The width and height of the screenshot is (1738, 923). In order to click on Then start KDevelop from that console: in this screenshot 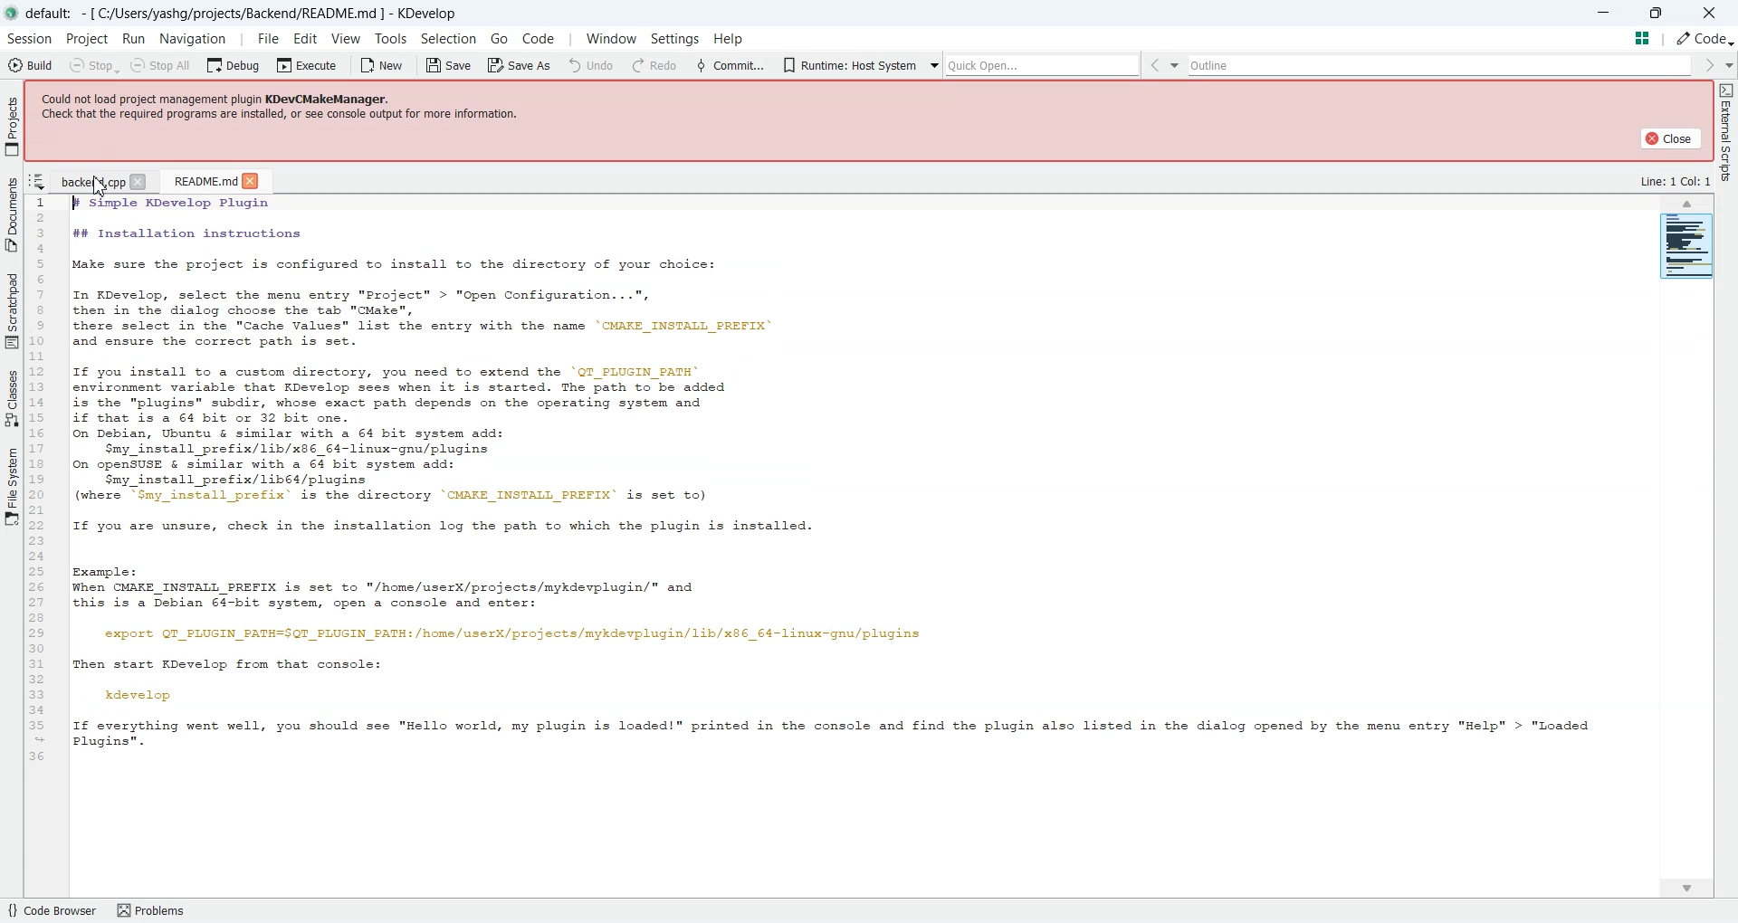, I will do `click(232, 663)`.